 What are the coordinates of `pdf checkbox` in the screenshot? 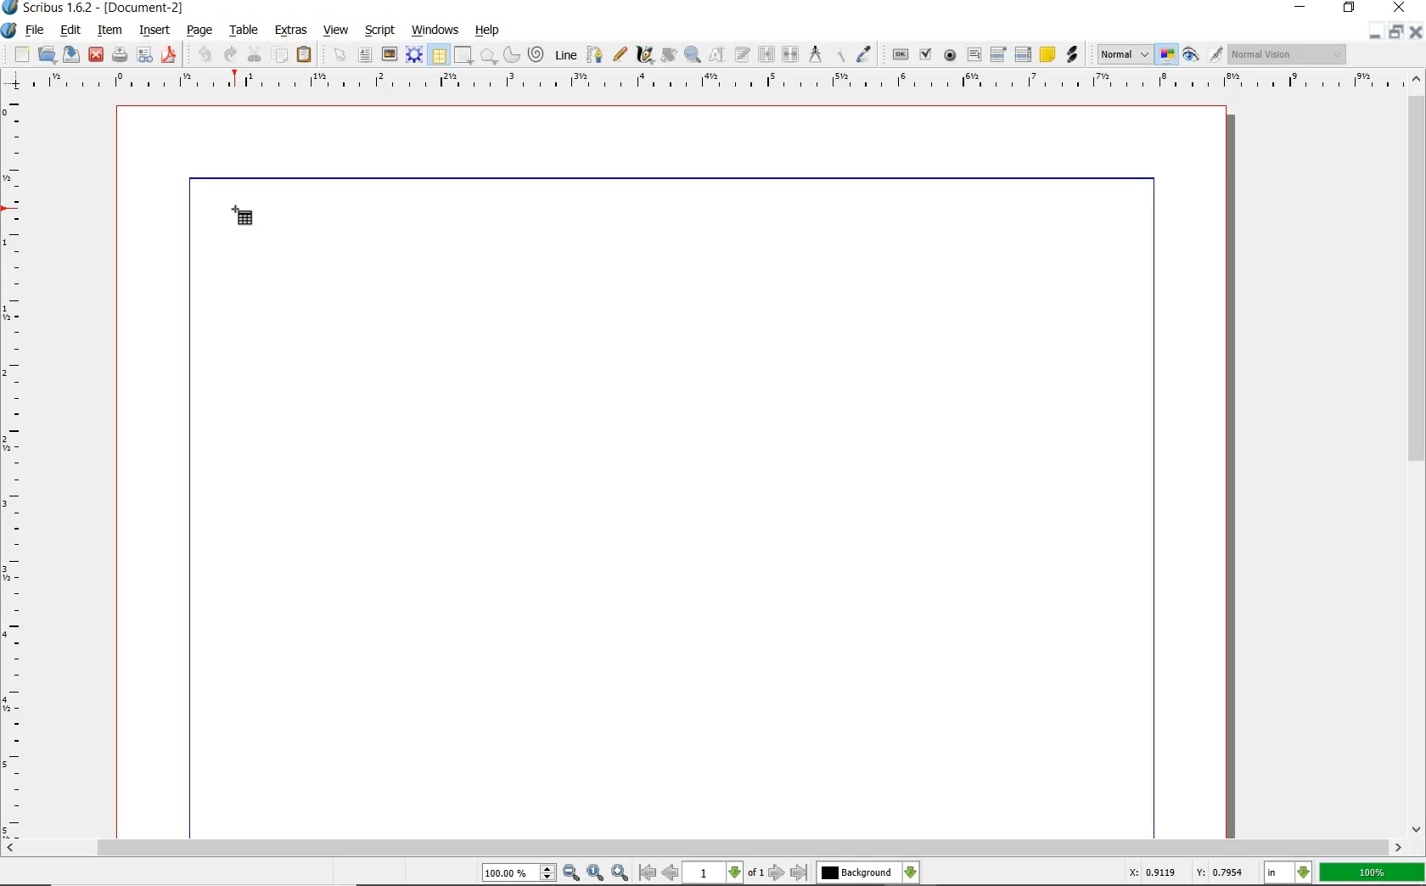 It's located at (924, 54).